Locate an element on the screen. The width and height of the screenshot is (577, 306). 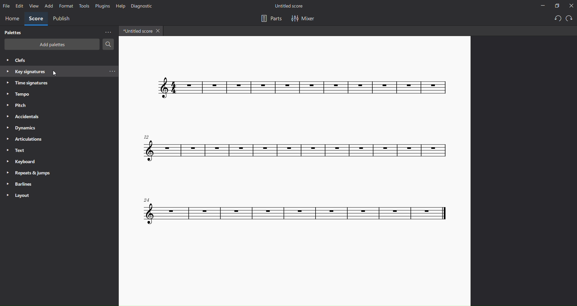
maximize is located at coordinates (556, 6).